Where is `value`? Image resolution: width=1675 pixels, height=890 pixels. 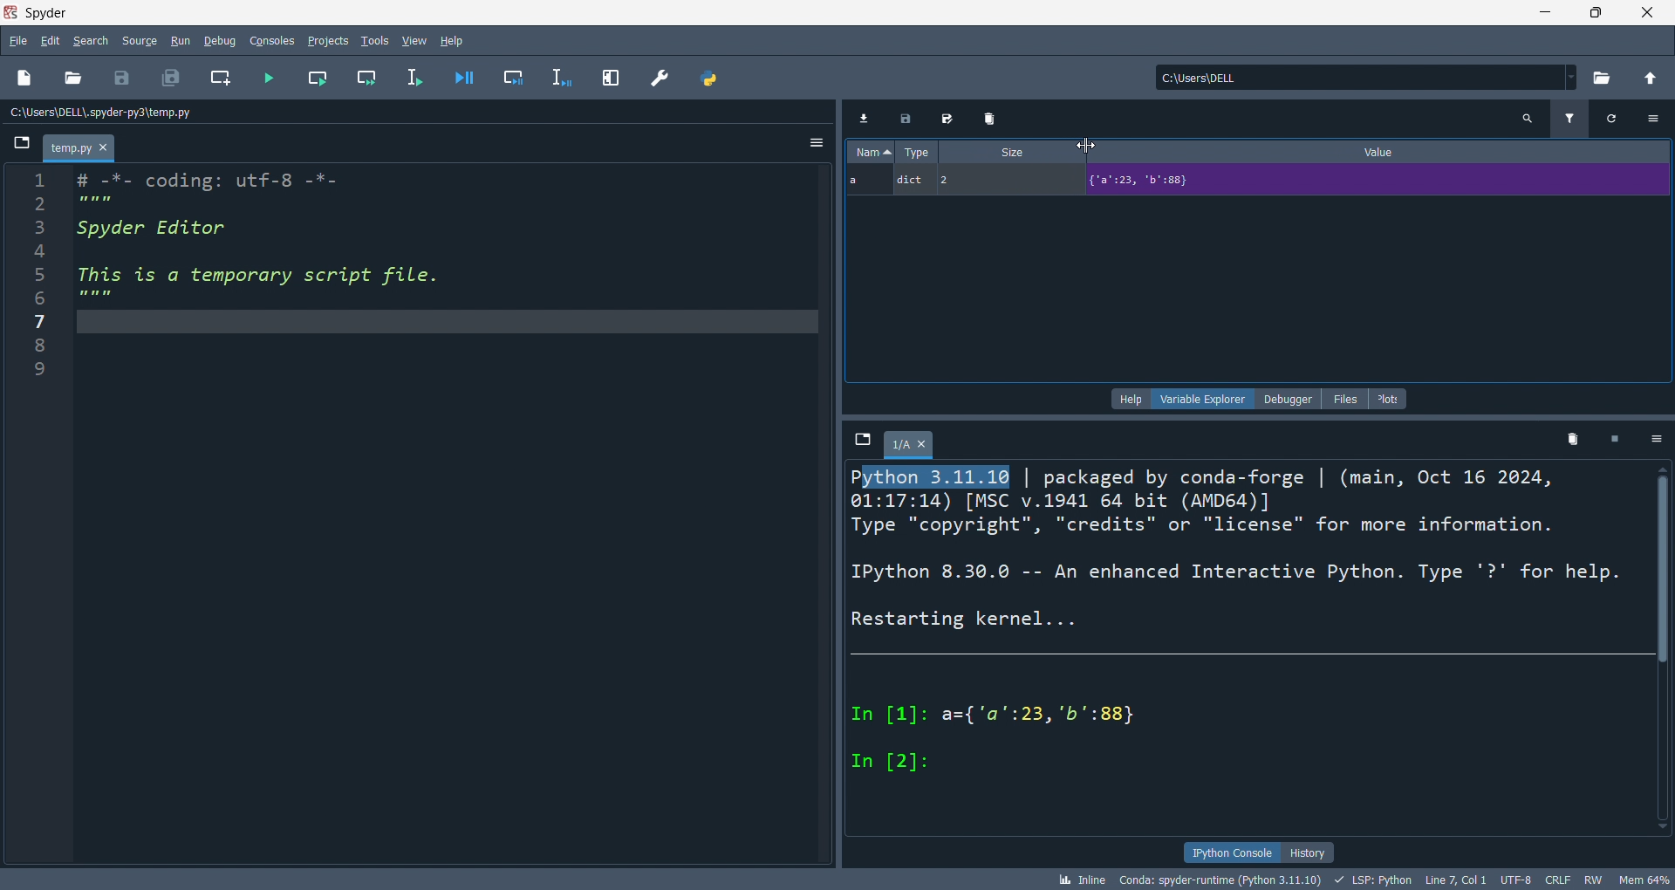 value is located at coordinates (1390, 154).